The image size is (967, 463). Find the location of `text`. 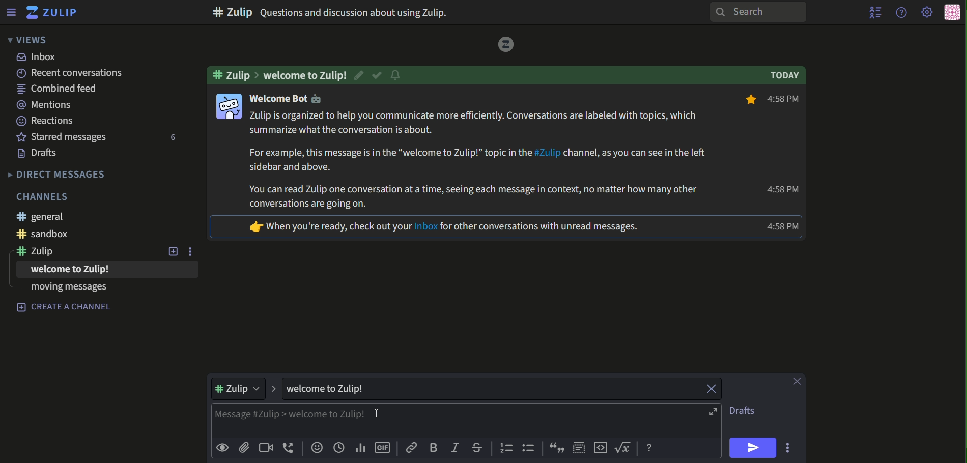

text is located at coordinates (306, 74).